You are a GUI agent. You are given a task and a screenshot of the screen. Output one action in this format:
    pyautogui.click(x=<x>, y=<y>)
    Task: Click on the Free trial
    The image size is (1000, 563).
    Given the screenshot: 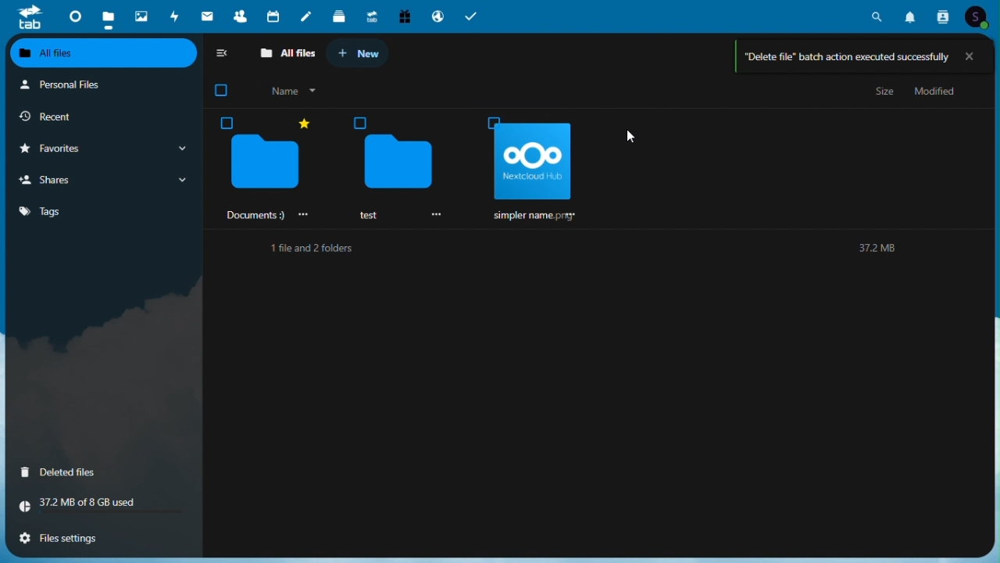 What is the action you would take?
    pyautogui.click(x=403, y=15)
    